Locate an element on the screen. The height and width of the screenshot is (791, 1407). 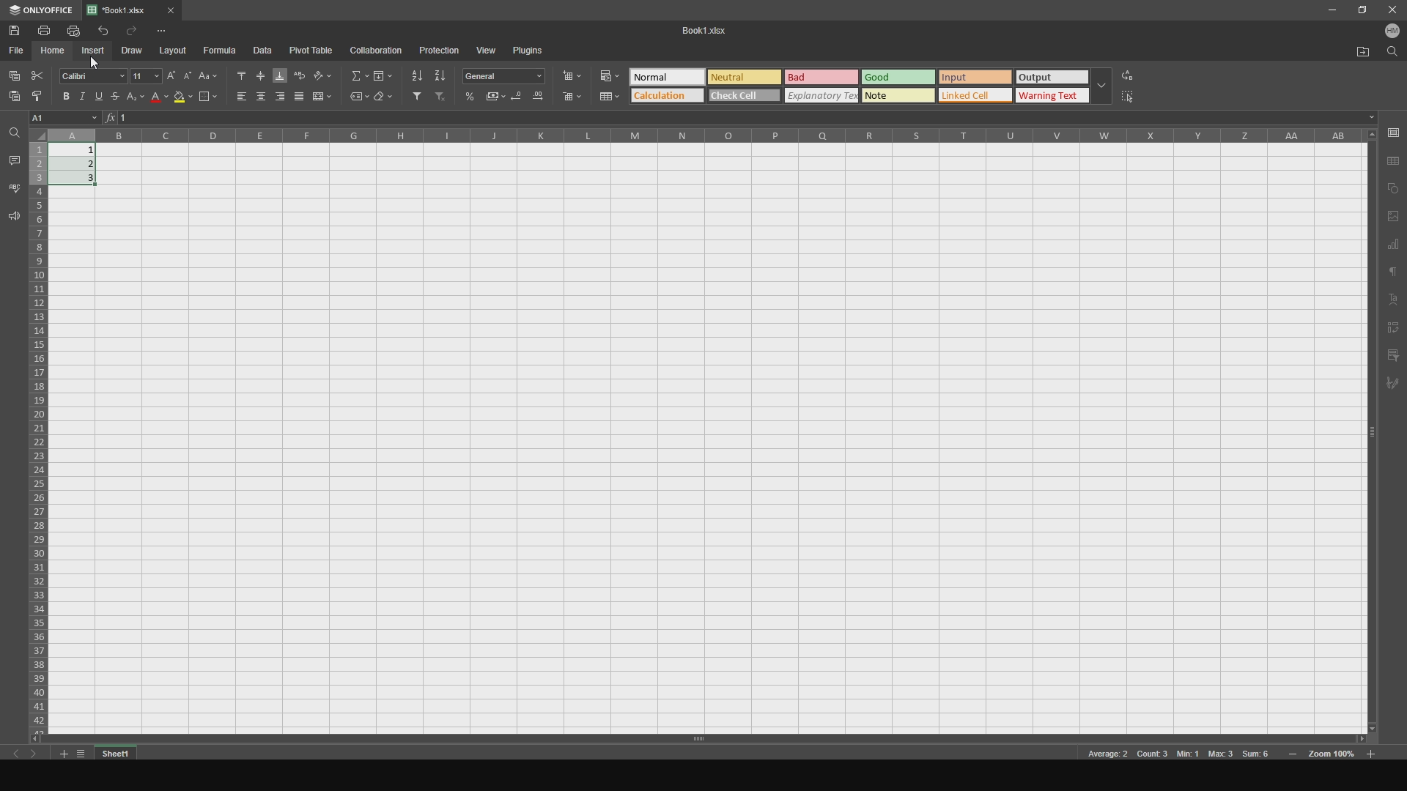
book 1 is located at coordinates (700, 30).